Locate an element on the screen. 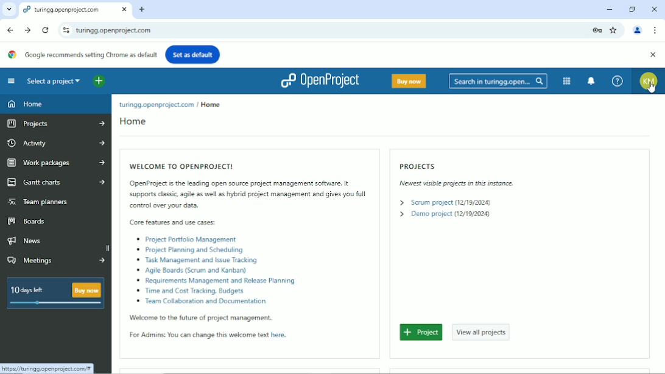 The width and height of the screenshot is (665, 374). Projects is located at coordinates (57, 124).